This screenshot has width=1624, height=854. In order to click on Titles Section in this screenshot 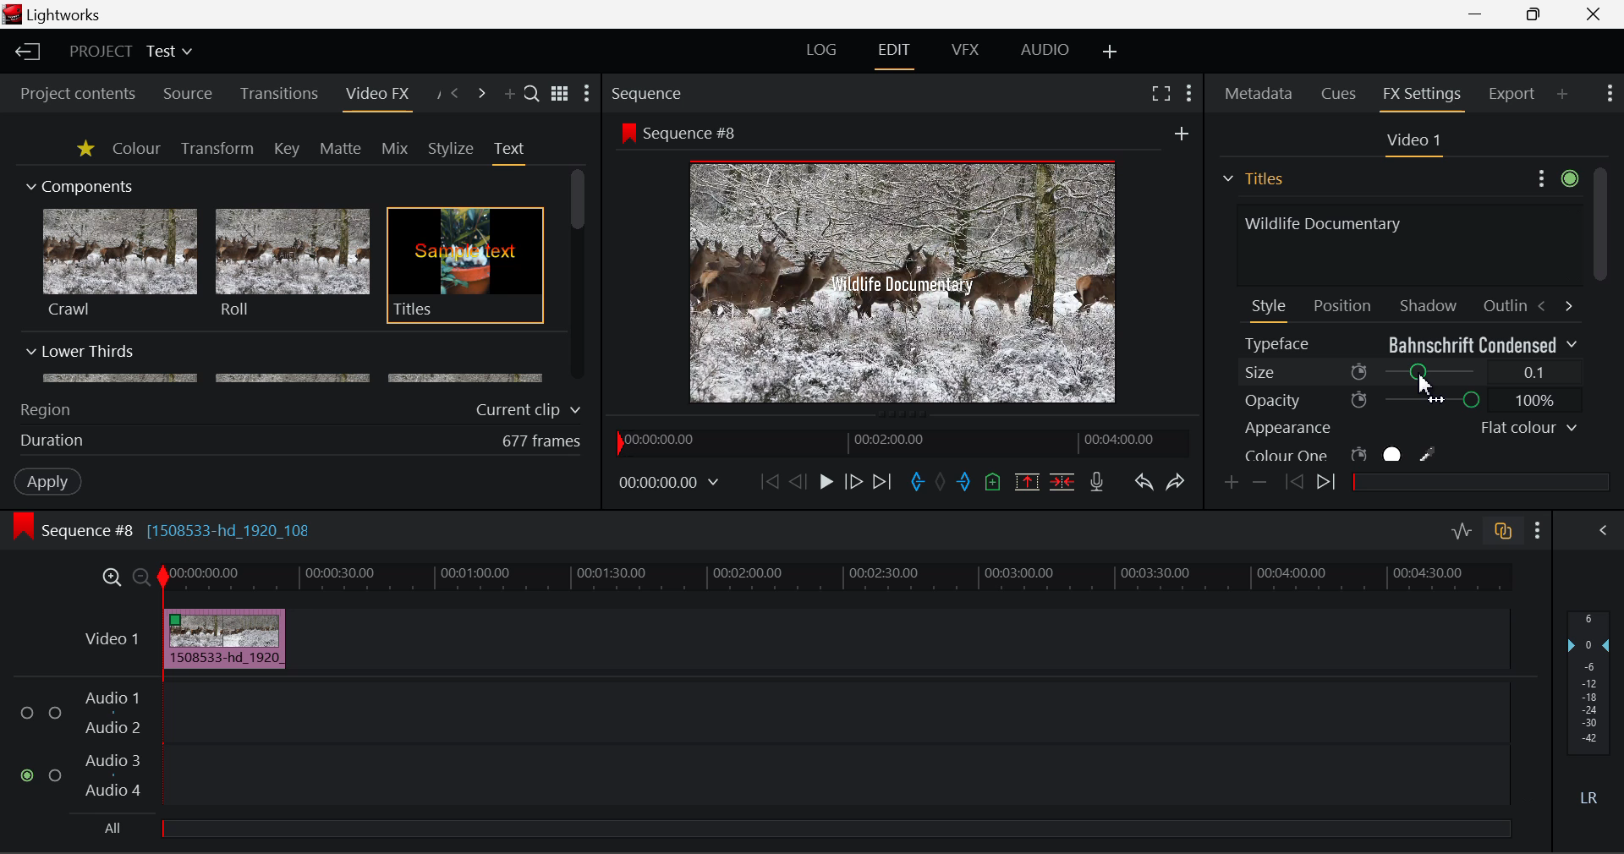, I will do `click(1253, 178)`.